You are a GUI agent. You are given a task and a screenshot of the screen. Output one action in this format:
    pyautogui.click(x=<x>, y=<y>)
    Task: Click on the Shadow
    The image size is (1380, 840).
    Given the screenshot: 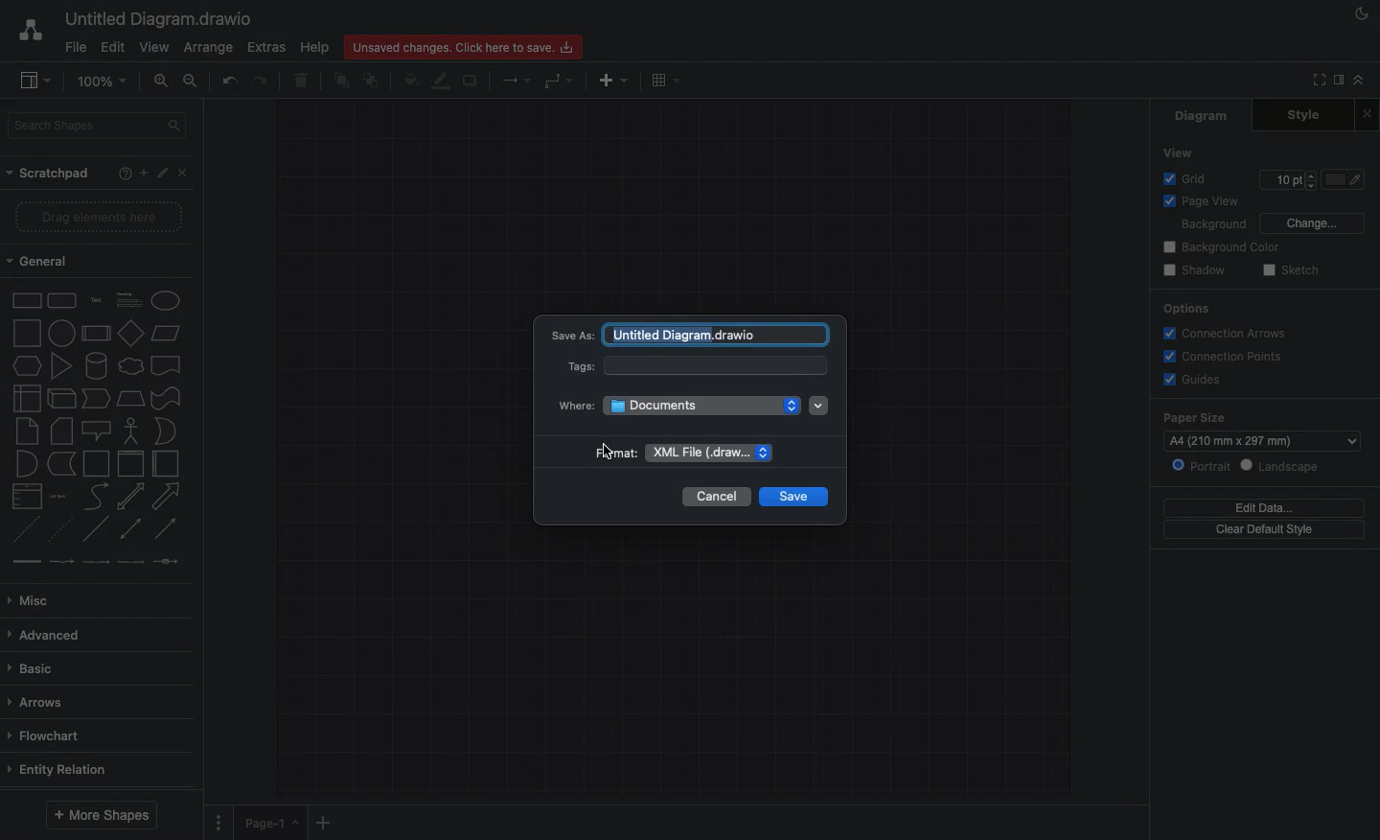 What is the action you would take?
    pyautogui.click(x=471, y=82)
    